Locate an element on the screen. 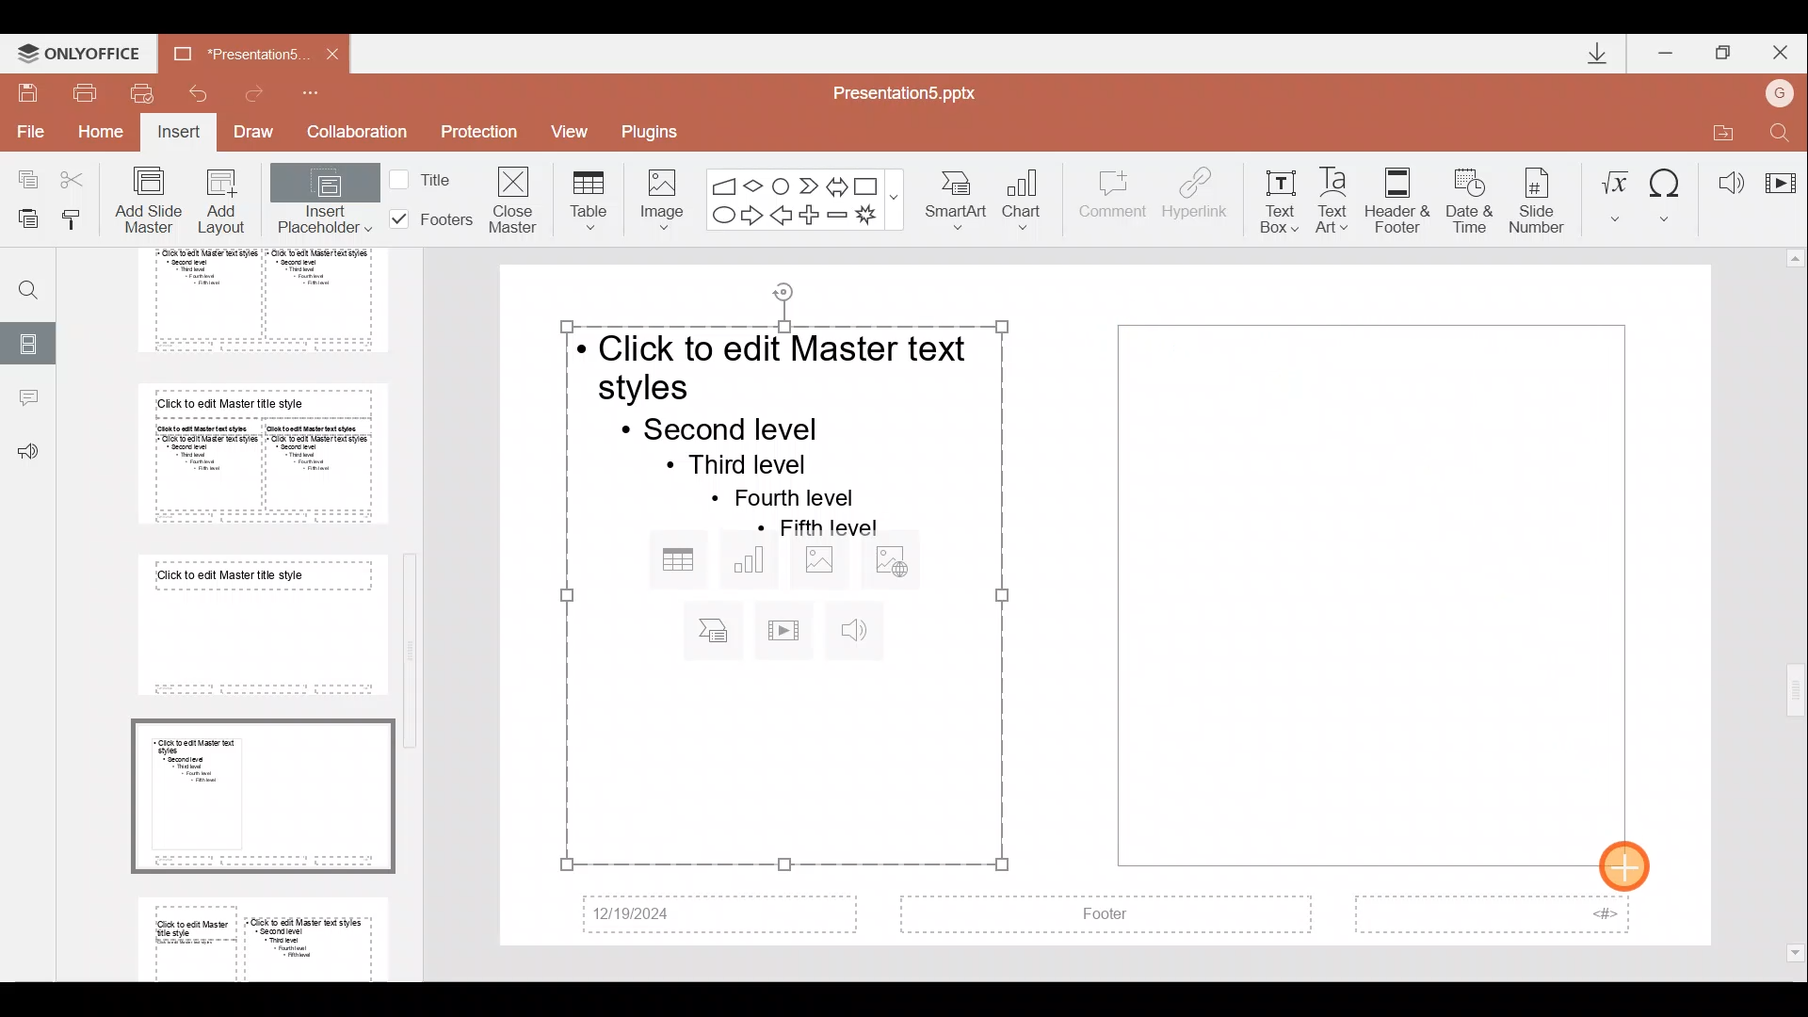 The width and height of the screenshot is (1808, 1017). Explosion 1 is located at coordinates (875, 217).